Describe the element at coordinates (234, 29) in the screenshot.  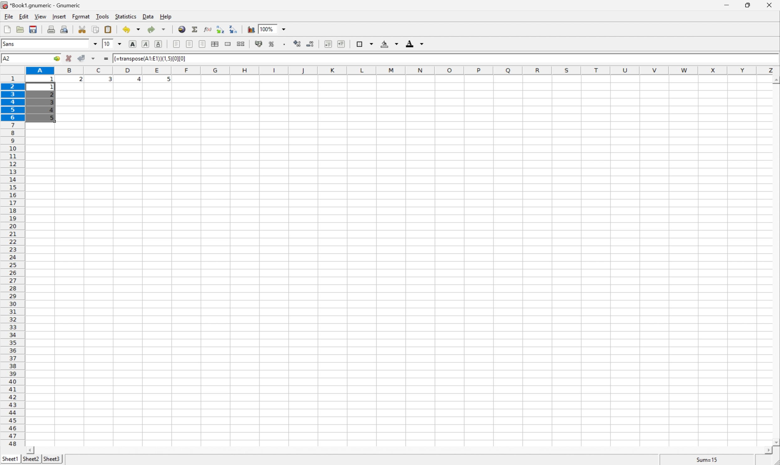
I see `Sort the selected region in descending order based on the first column selected` at that location.